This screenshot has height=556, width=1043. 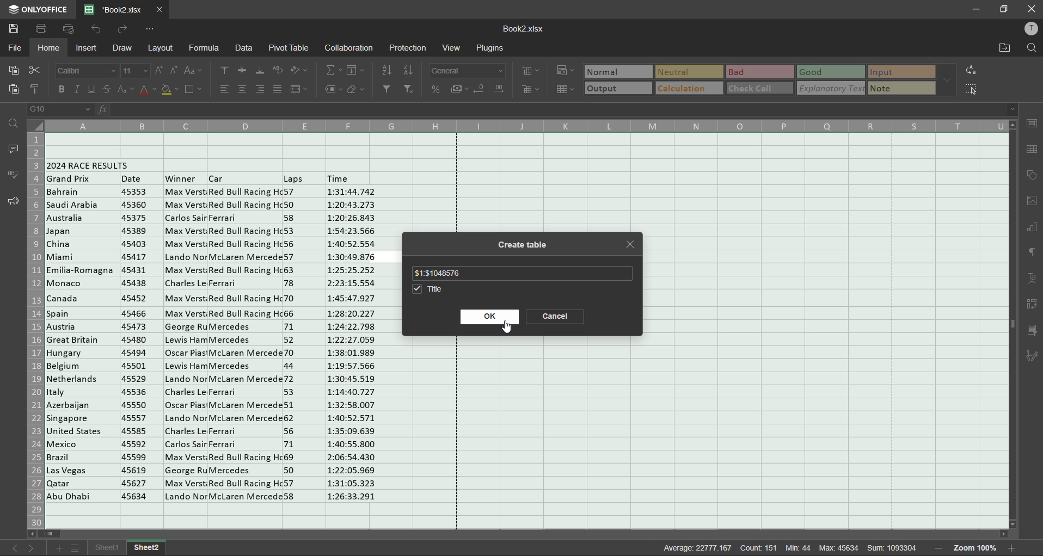 I want to click on copy style, so click(x=35, y=88).